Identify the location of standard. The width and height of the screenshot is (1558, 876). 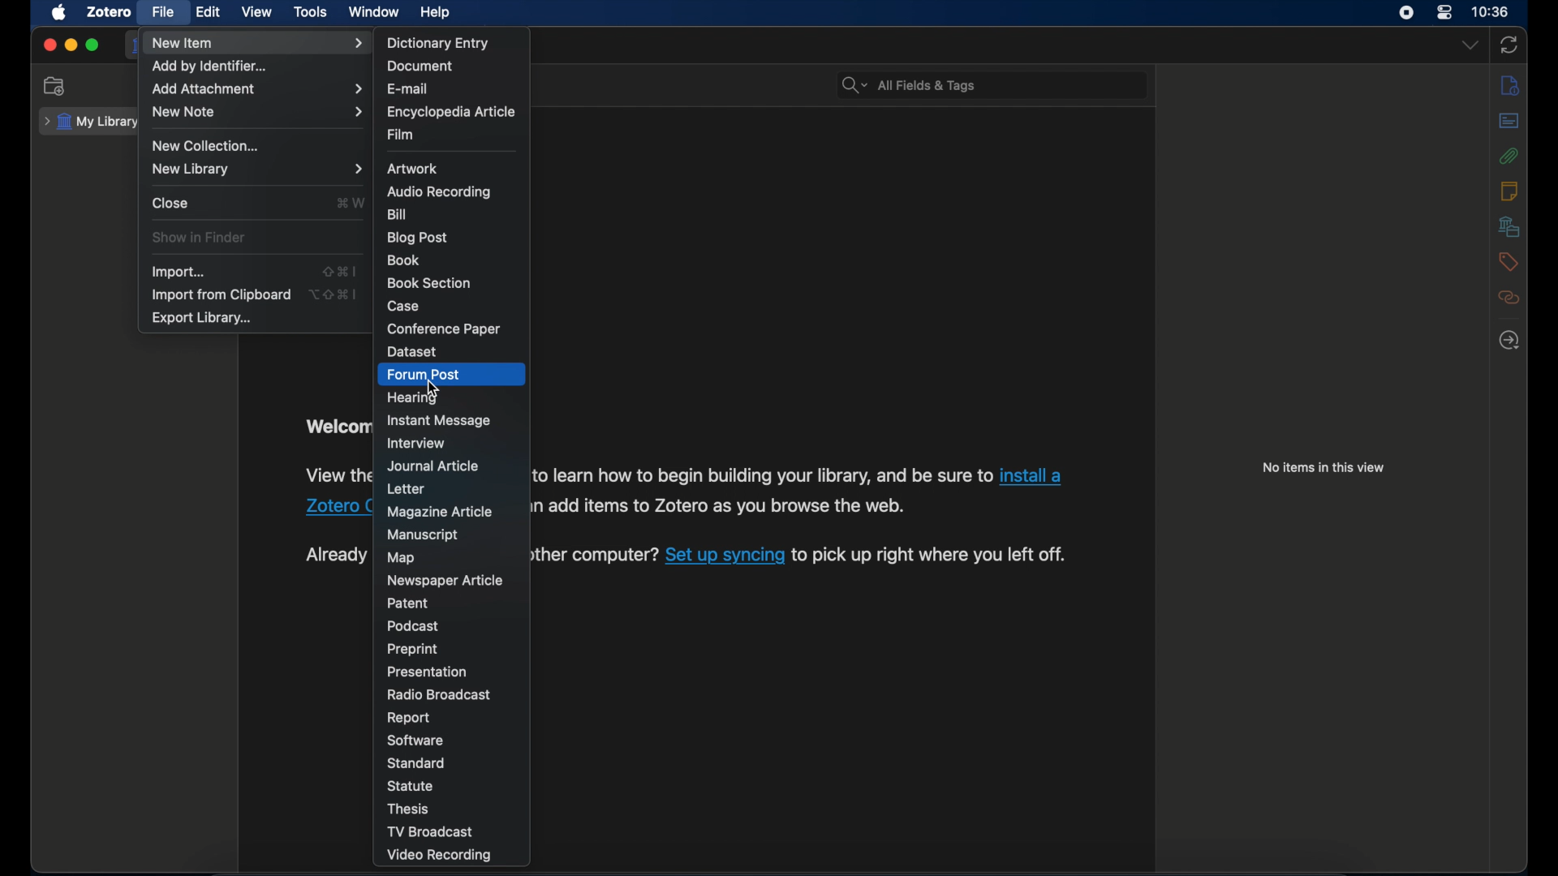
(415, 763).